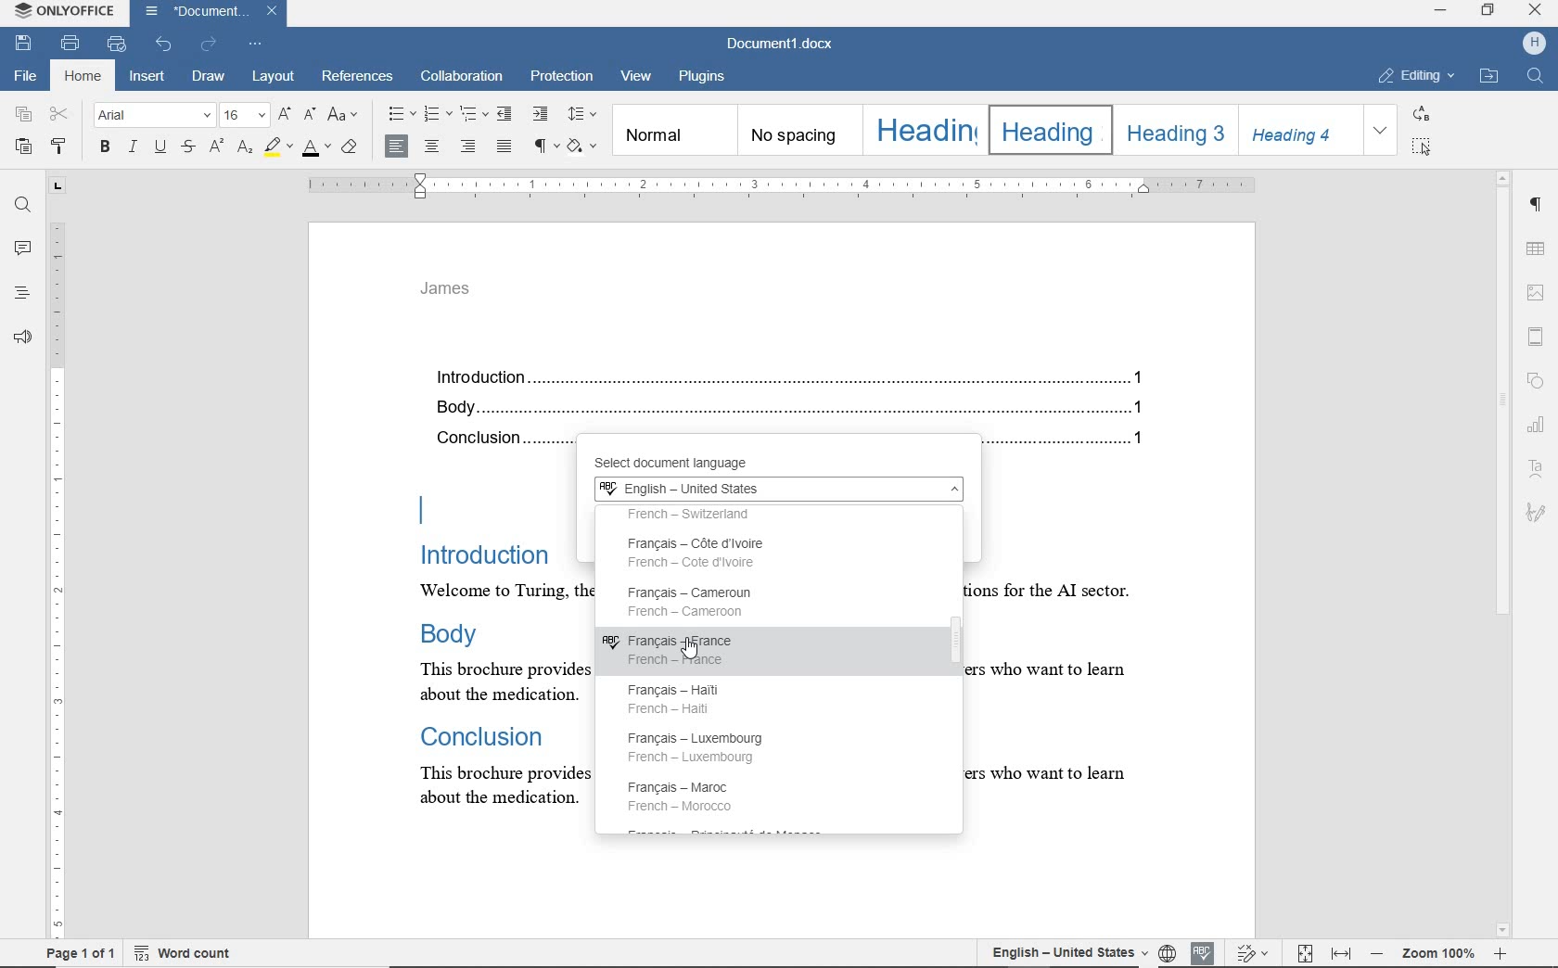 This screenshot has height=968, width=1558. I want to click on insert, so click(146, 77).